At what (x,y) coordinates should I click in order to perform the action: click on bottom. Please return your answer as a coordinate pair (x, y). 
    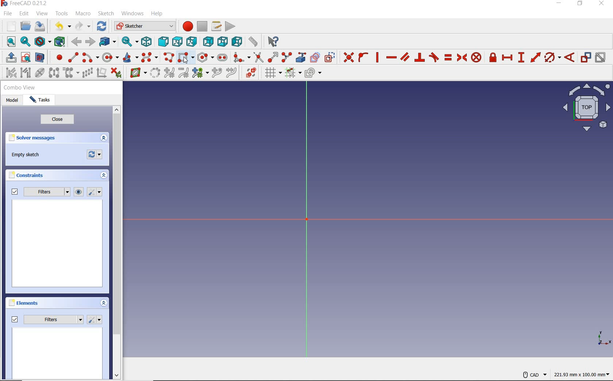
    Looking at the image, I should click on (222, 41).